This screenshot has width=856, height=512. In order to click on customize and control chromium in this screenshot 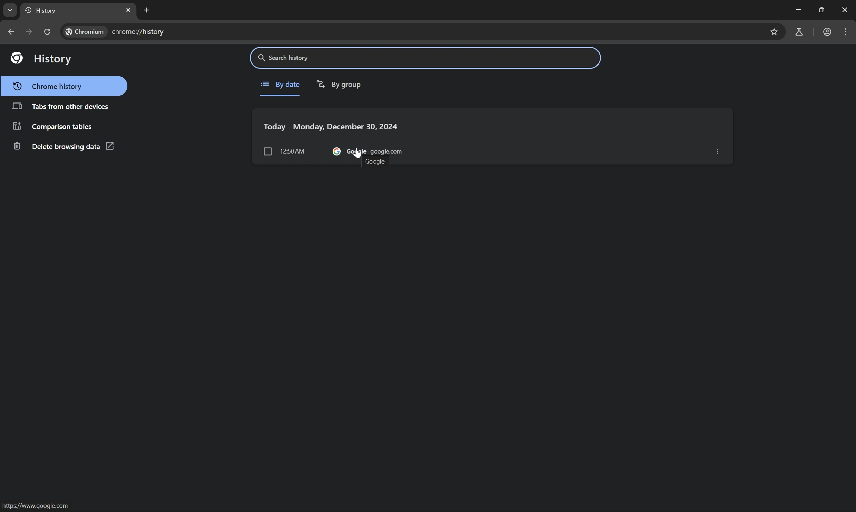, I will do `click(846, 31)`.